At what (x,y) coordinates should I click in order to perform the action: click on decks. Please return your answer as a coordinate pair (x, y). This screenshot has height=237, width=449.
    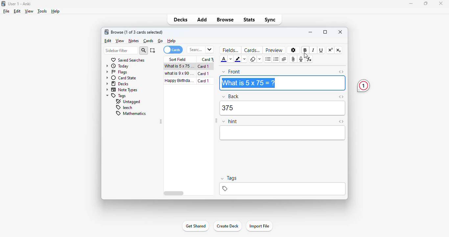
    Looking at the image, I should click on (117, 84).